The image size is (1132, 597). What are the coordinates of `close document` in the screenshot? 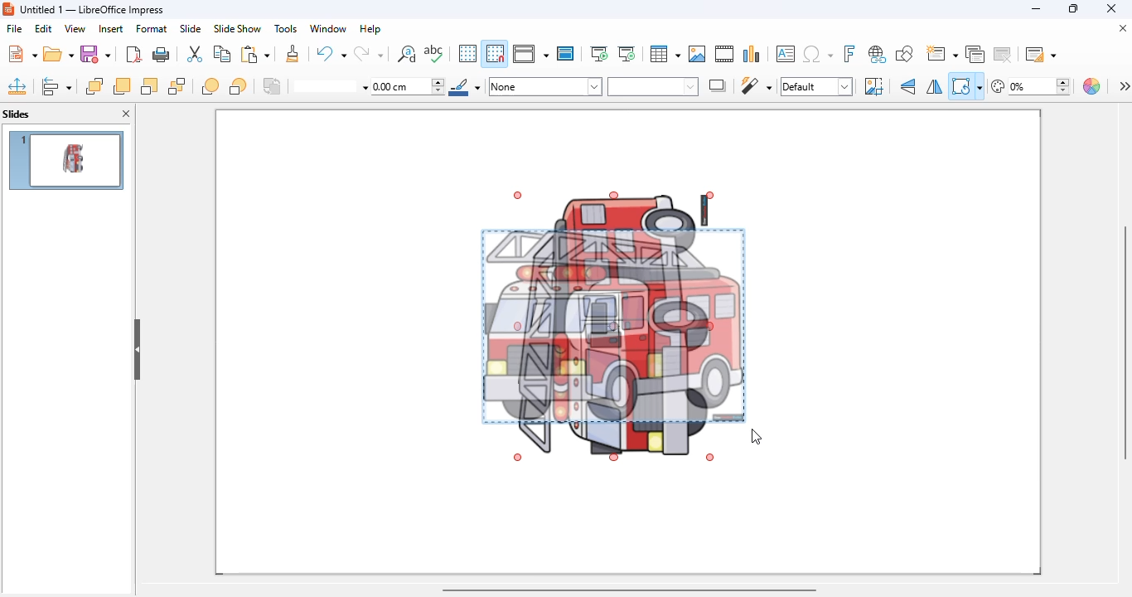 It's located at (1122, 27).